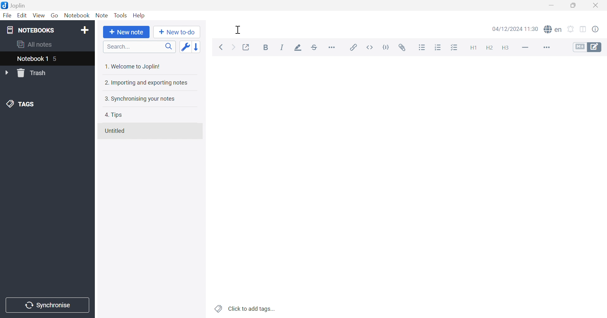 This screenshot has width=607, height=318. I want to click on 4. Tips, so click(113, 115).